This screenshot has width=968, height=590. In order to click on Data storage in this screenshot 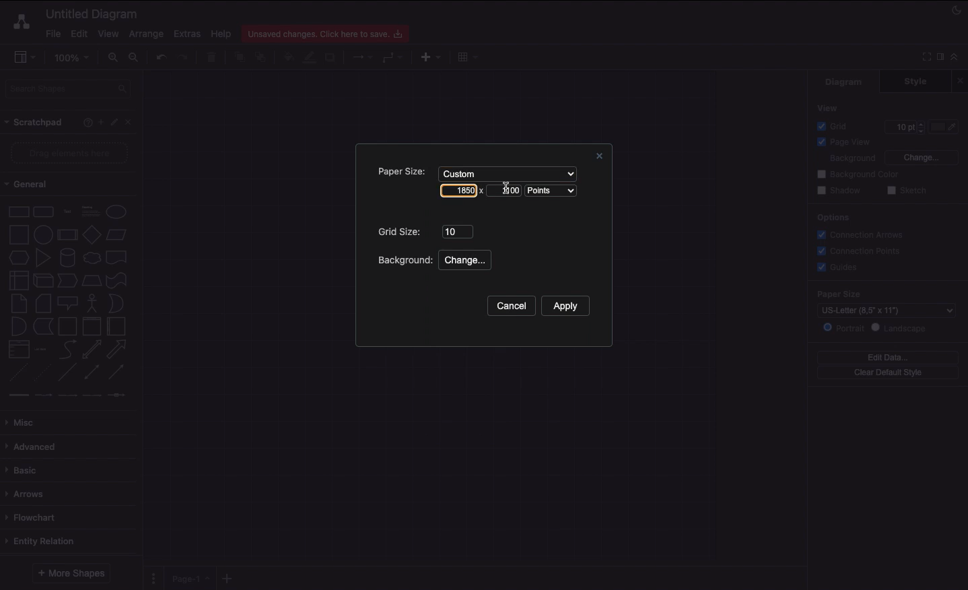, I will do `click(43, 327)`.